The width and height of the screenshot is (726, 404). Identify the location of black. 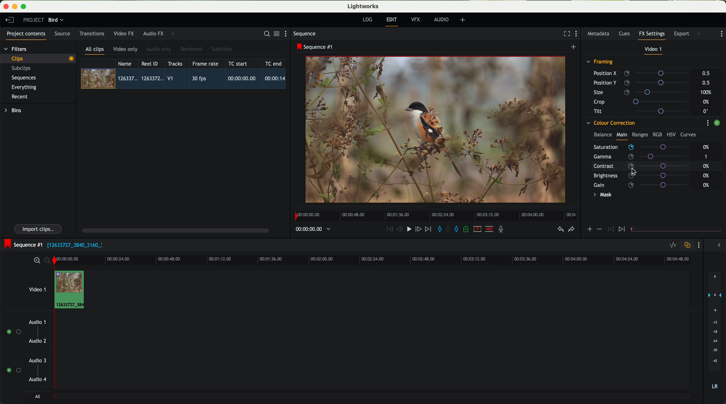
(73, 244).